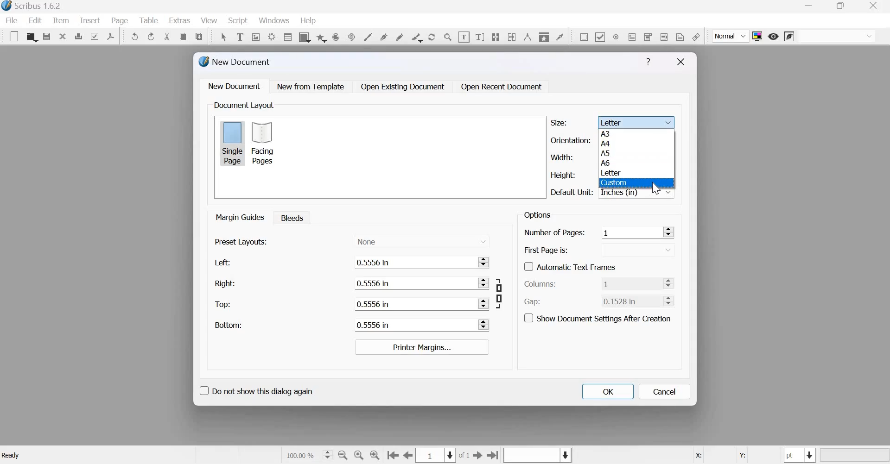 The image size is (890, 464). I want to click on line, so click(368, 36).